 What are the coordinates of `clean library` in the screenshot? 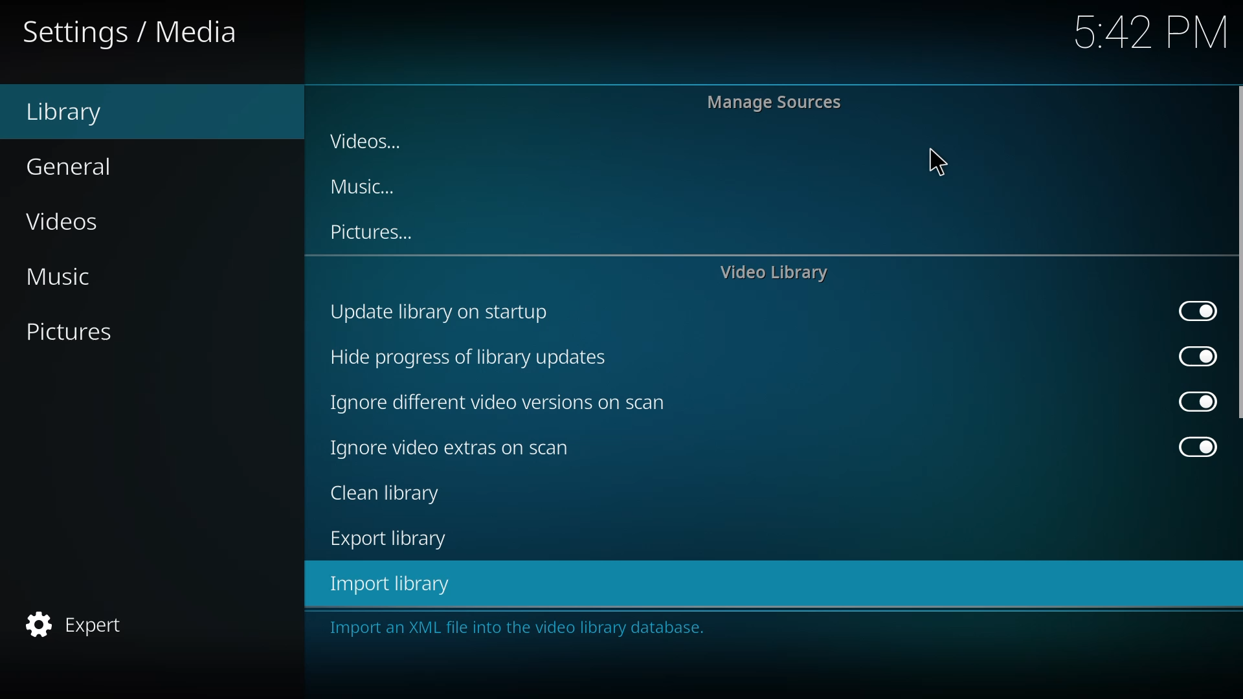 It's located at (382, 494).